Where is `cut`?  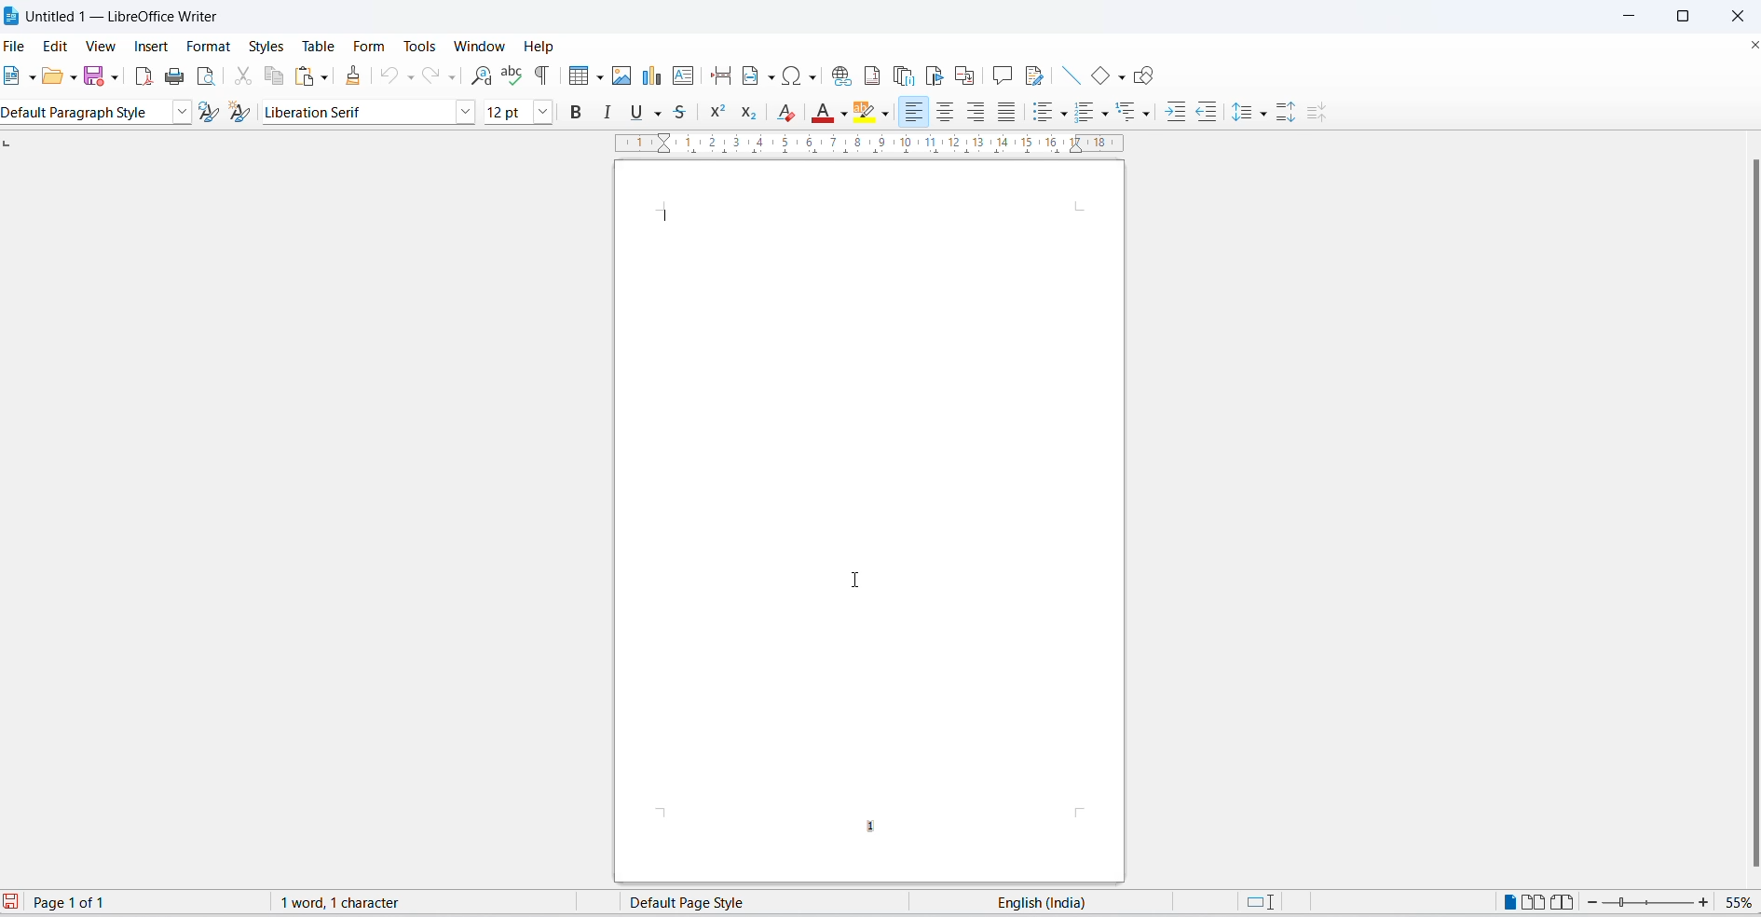
cut is located at coordinates (244, 77).